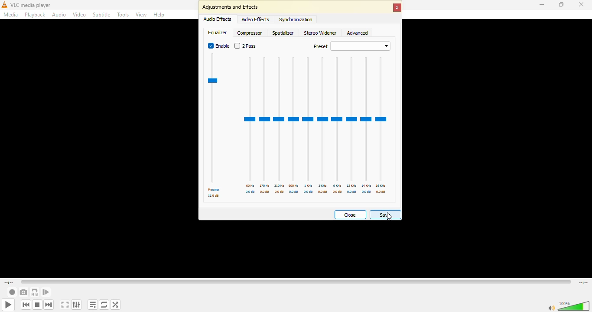 The width and height of the screenshot is (592, 312). Describe the element at coordinates (359, 33) in the screenshot. I see `advanced` at that location.